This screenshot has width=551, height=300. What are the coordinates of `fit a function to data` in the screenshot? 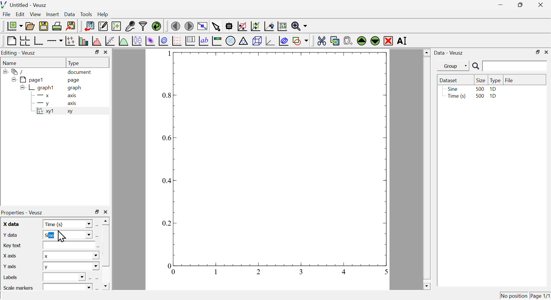 It's located at (110, 41).